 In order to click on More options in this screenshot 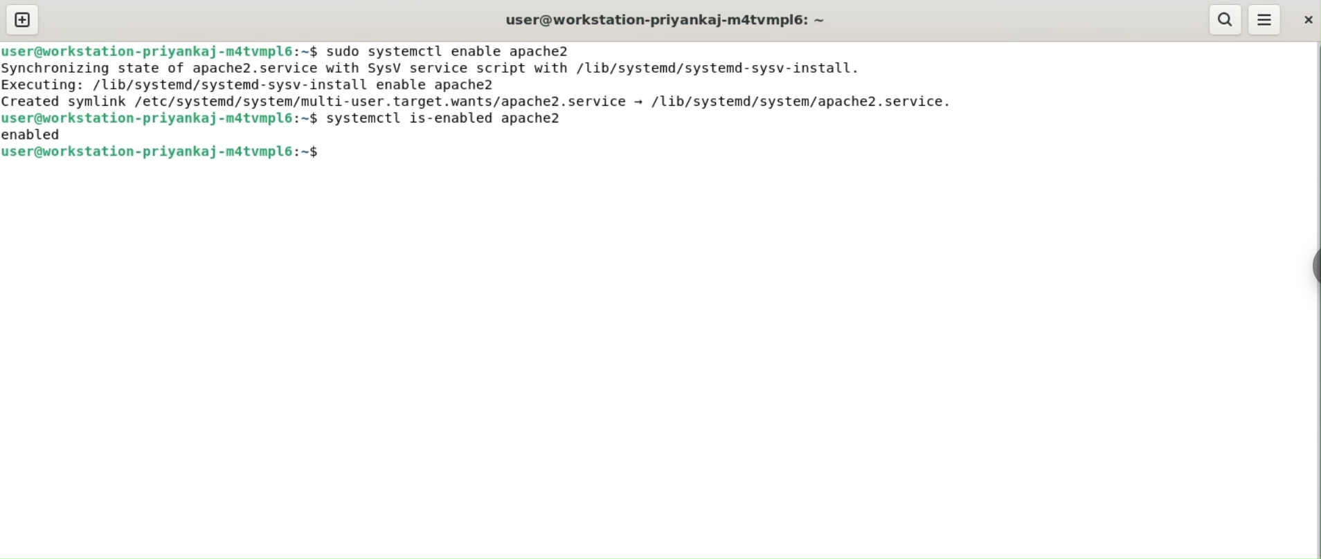, I will do `click(1264, 18)`.